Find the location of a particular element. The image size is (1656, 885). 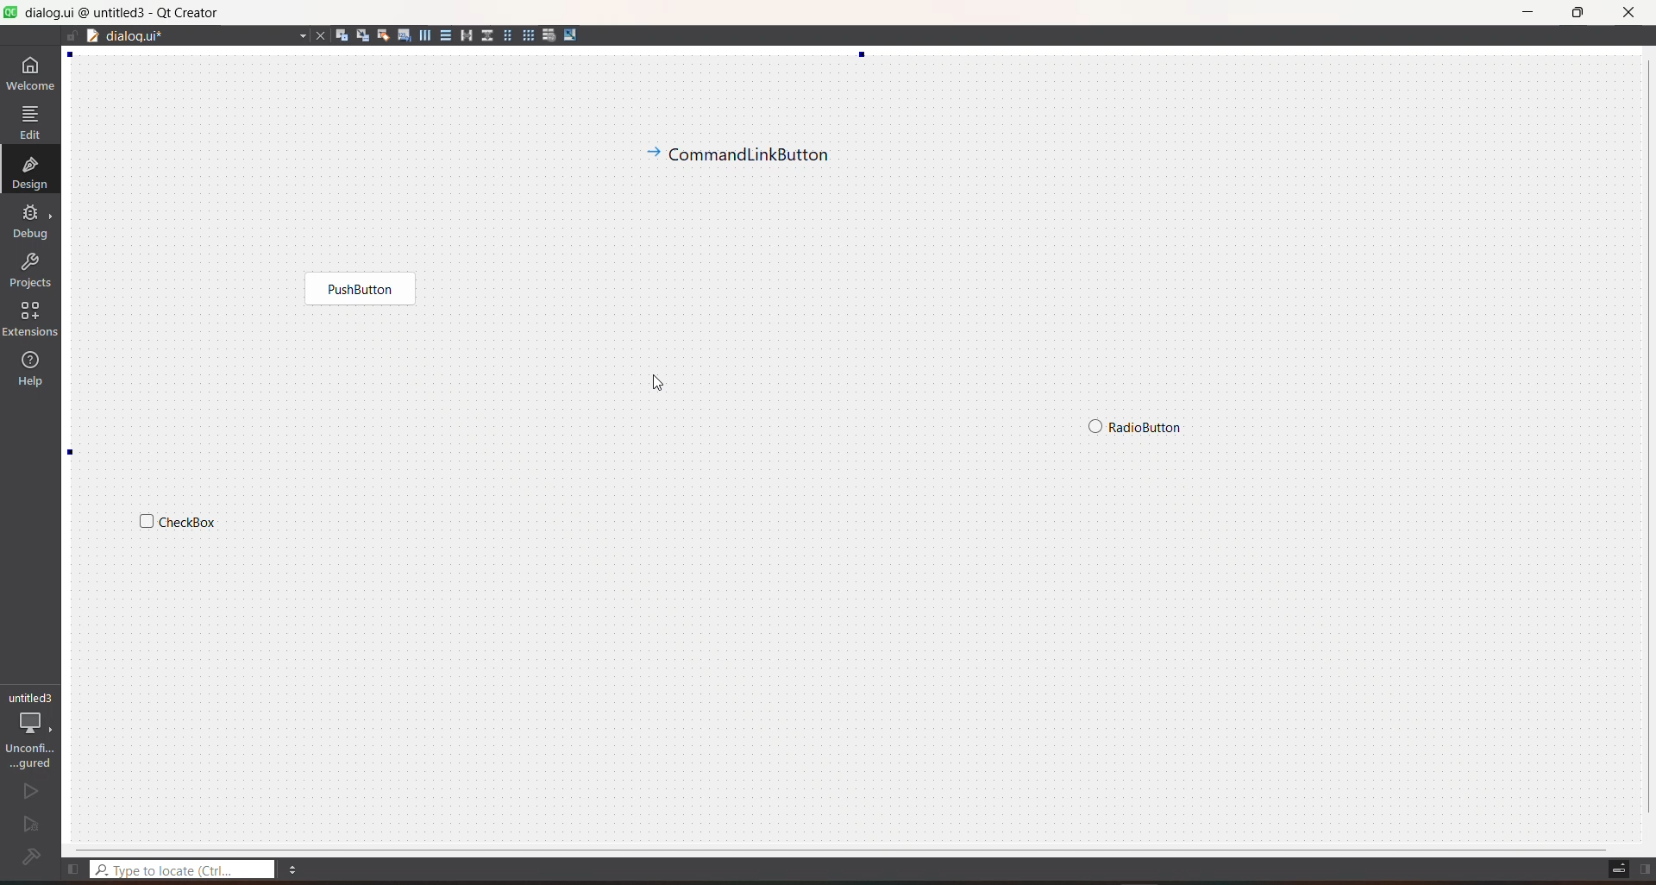

layout in a form is located at coordinates (507, 36).